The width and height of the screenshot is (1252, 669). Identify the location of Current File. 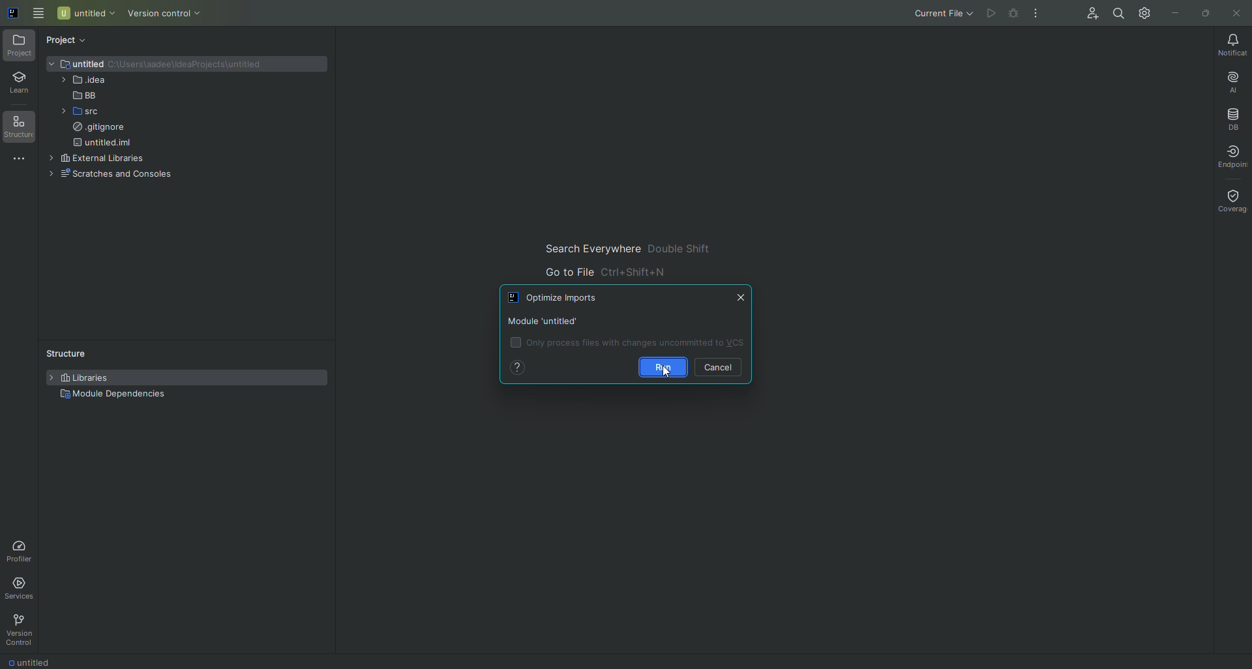
(940, 12).